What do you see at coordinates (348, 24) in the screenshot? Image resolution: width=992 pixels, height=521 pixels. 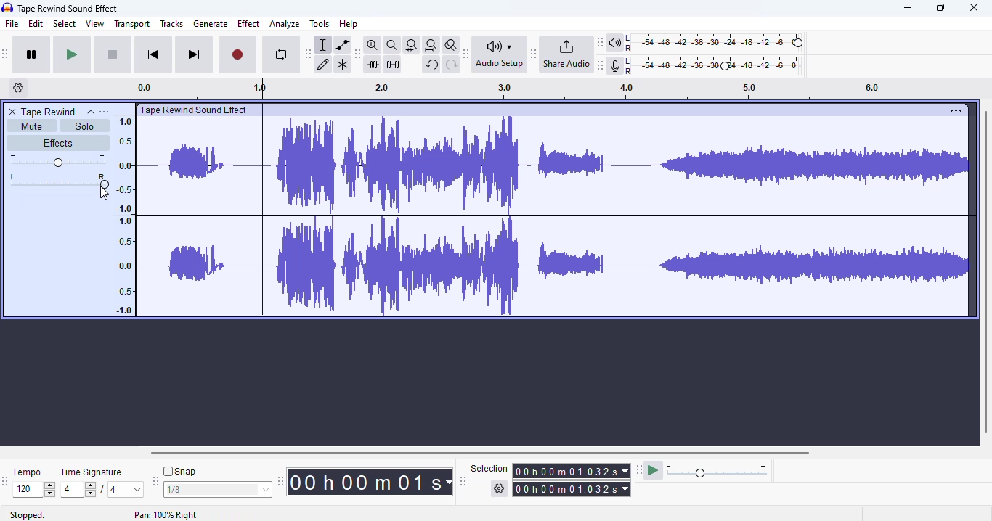 I see `help` at bounding box center [348, 24].